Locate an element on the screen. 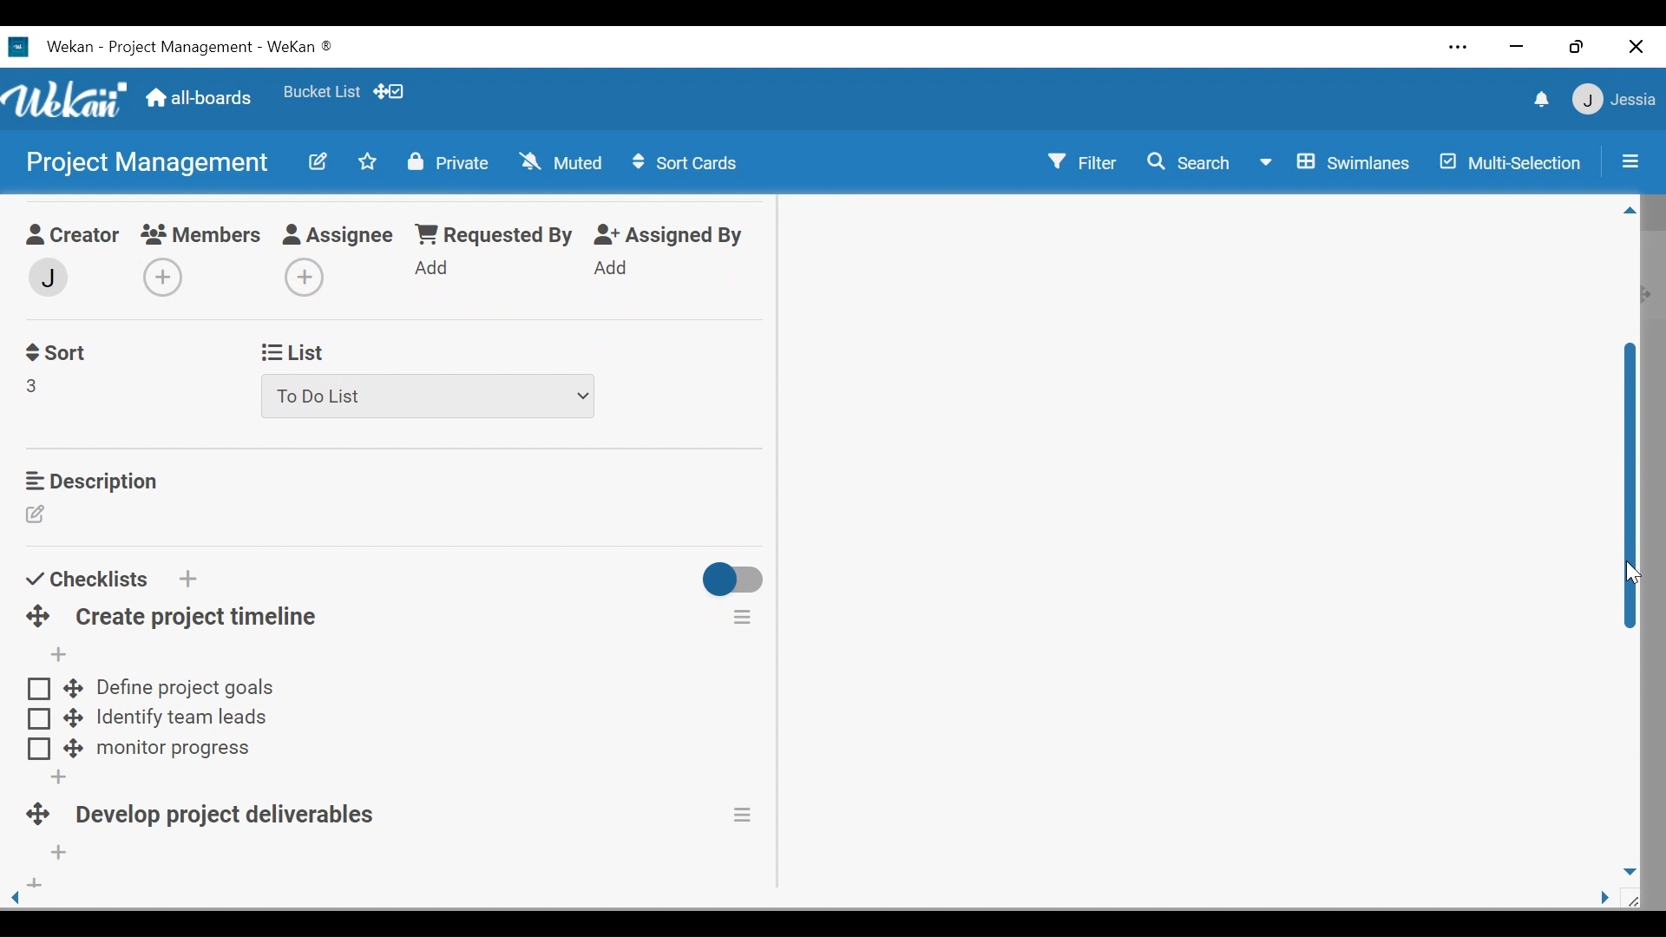 The height and width of the screenshot is (937, 1666). Checklist name is located at coordinates (233, 818).